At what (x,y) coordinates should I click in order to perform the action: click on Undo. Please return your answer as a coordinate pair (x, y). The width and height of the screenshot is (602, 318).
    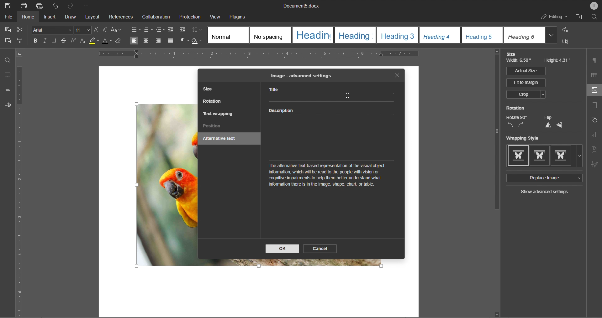
    Looking at the image, I should click on (55, 5).